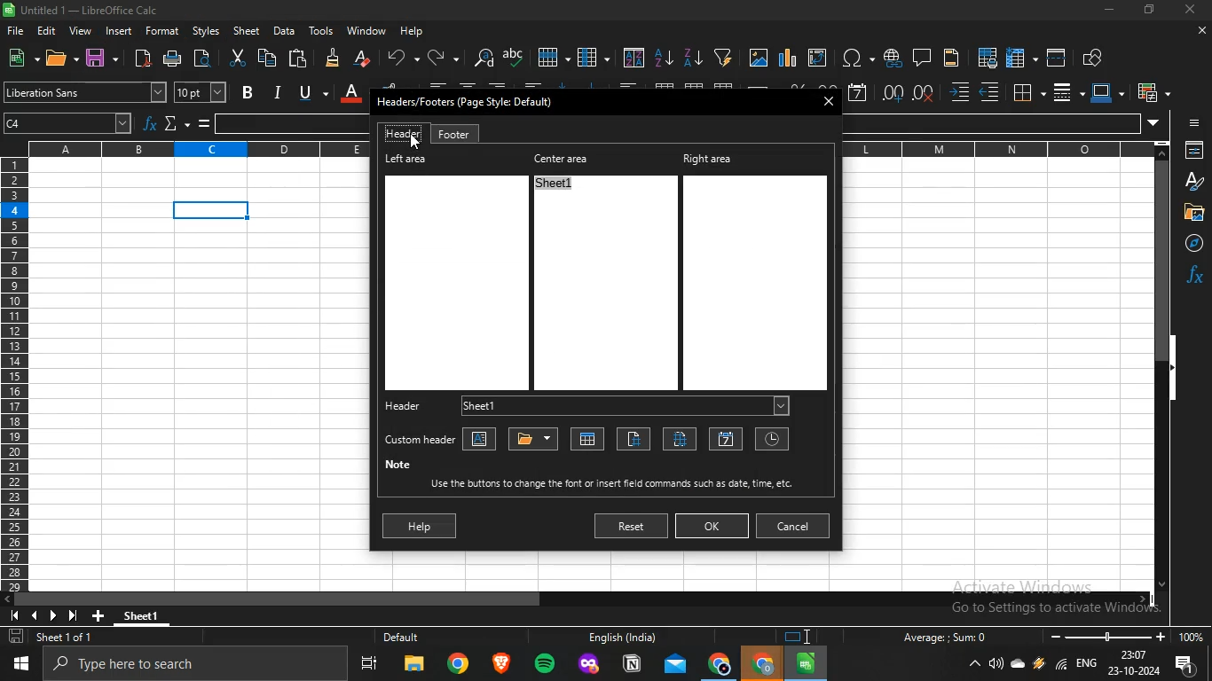 The width and height of the screenshot is (1212, 681). Describe the element at coordinates (205, 32) in the screenshot. I see `styles` at that location.